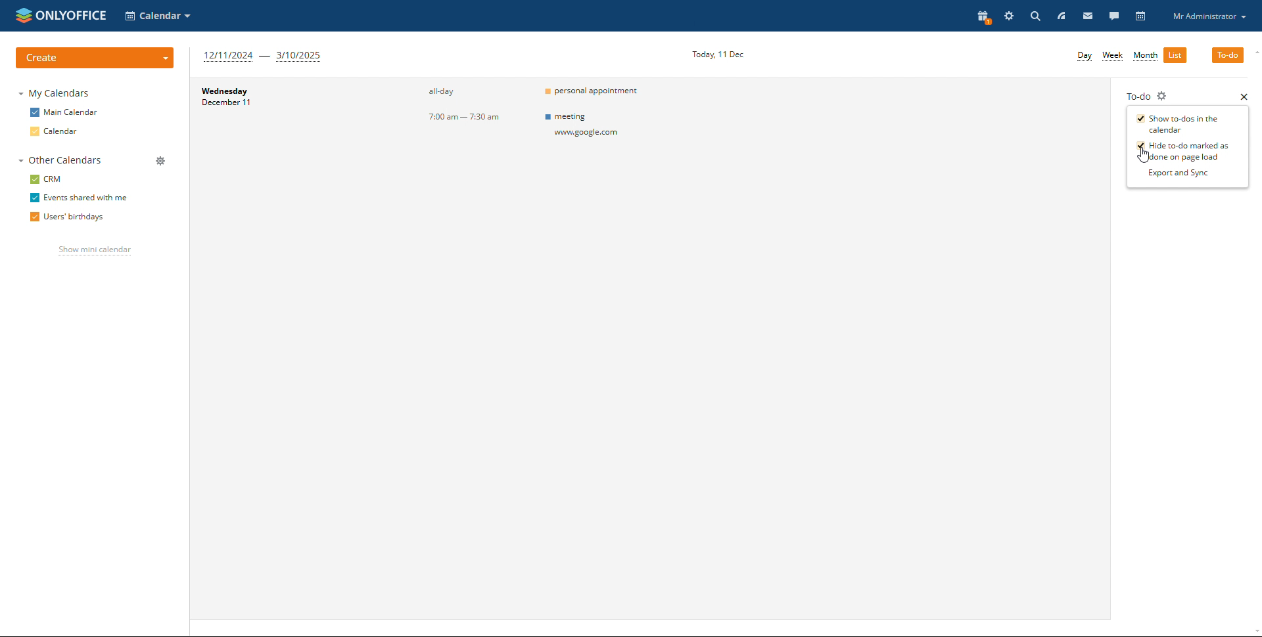 The height and width of the screenshot is (637, 1262). What do you see at coordinates (1140, 16) in the screenshot?
I see `calendar` at bounding box center [1140, 16].